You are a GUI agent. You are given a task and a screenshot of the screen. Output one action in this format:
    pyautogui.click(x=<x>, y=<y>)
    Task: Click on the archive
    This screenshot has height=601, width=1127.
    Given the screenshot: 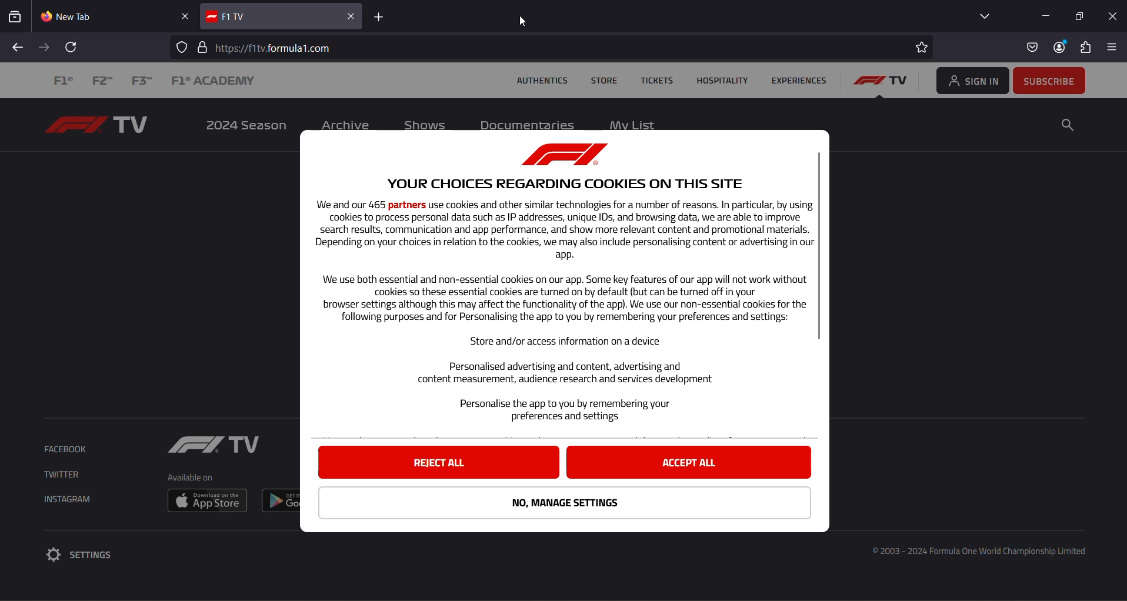 What is the action you would take?
    pyautogui.click(x=346, y=125)
    